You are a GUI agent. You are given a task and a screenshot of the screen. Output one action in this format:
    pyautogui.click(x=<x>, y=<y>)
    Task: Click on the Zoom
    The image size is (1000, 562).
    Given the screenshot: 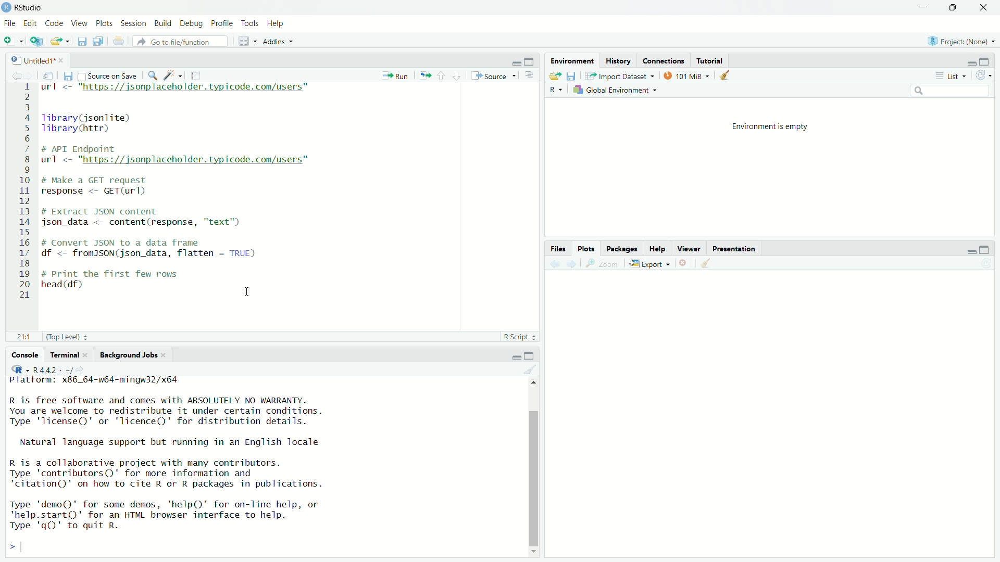 What is the action you would take?
    pyautogui.click(x=602, y=265)
    